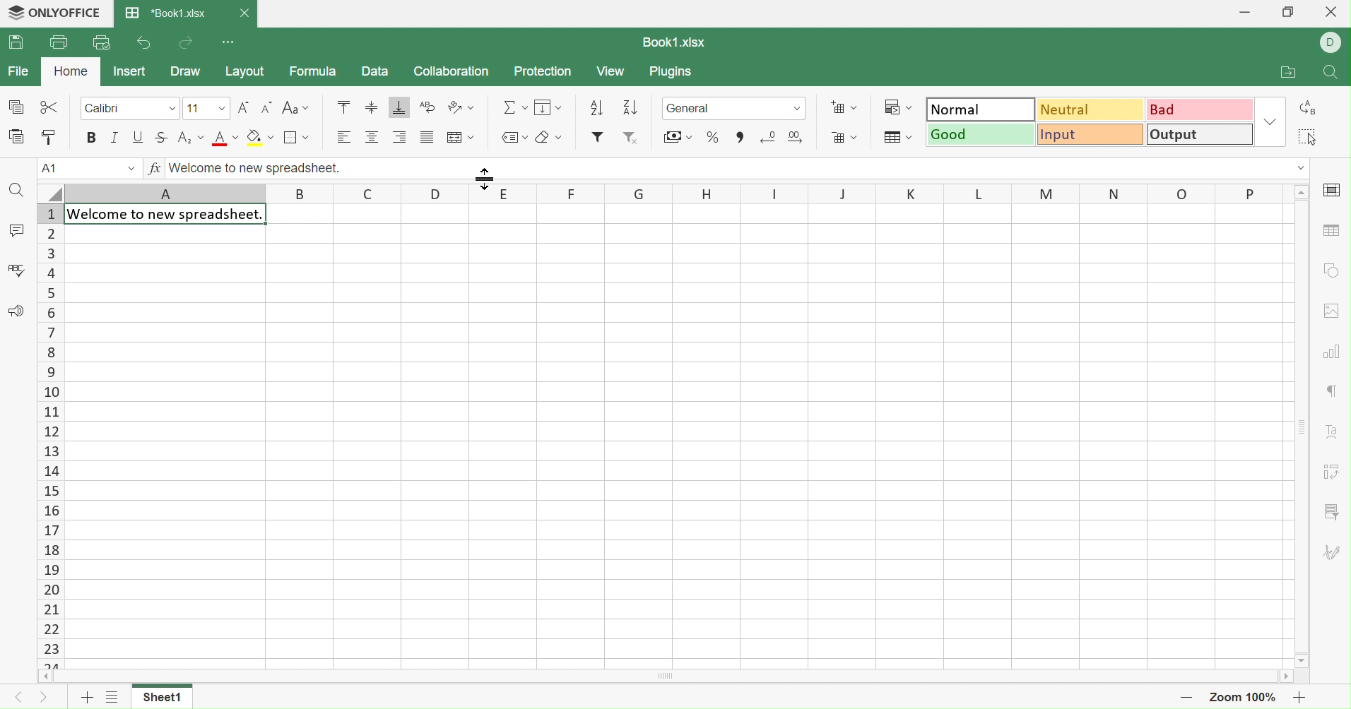 This screenshot has width=1351, height=709. Describe the element at coordinates (70, 71) in the screenshot. I see `Home` at that location.